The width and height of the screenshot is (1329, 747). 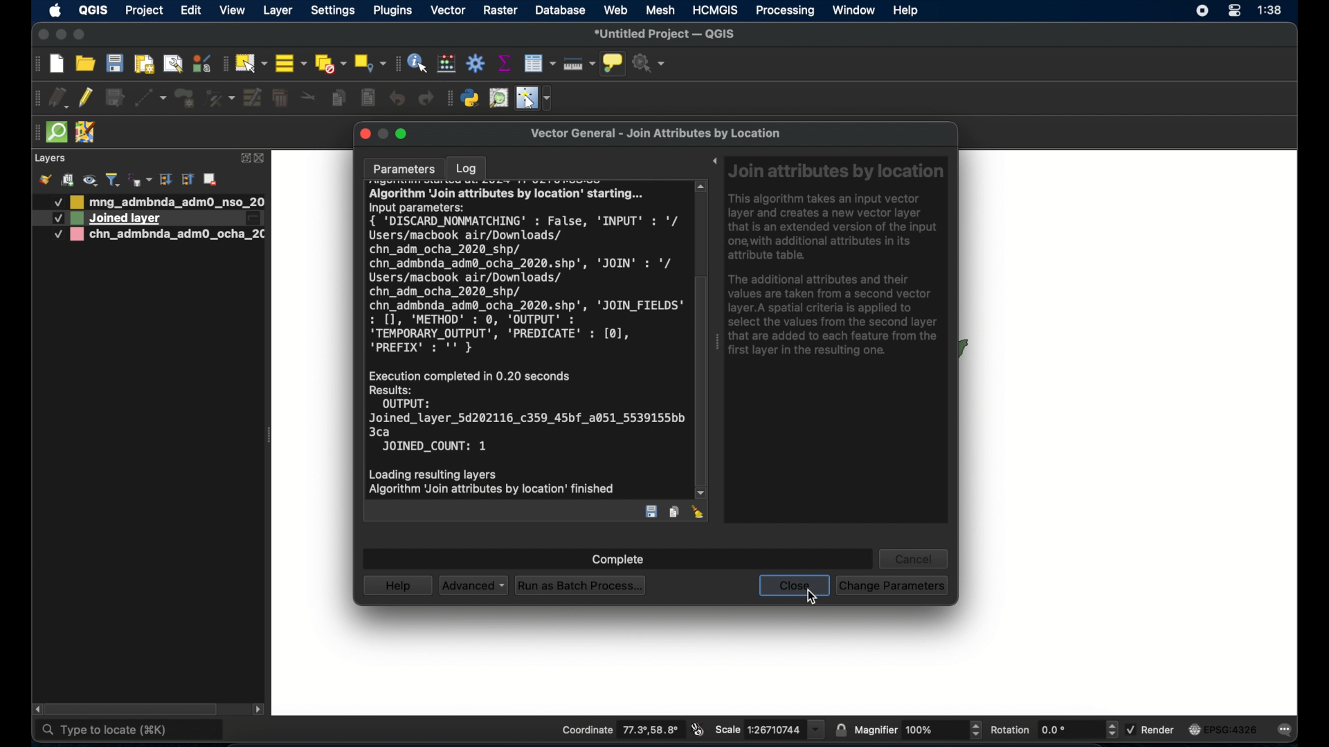 I want to click on messages, so click(x=1287, y=730).